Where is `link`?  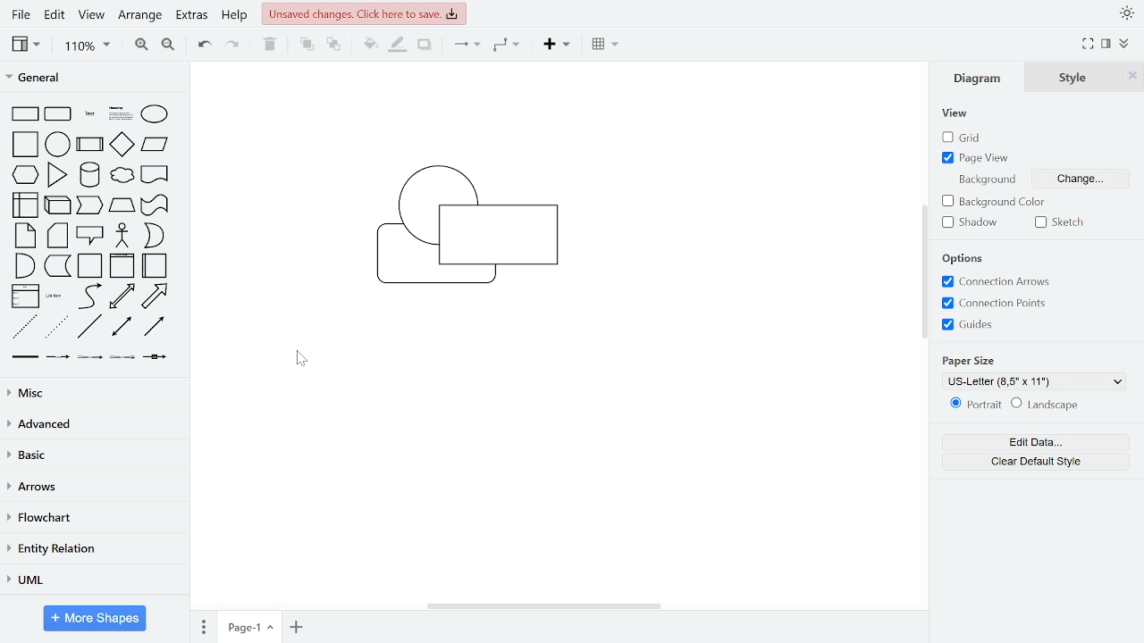
link is located at coordinates (23, 356).